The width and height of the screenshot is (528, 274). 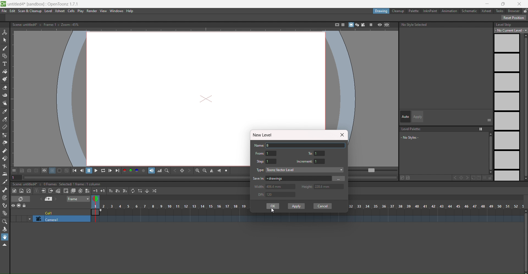 What do you see at coordinates (461, 178) in the screenshot?
I see `set key` at bounding box center [461, 178].